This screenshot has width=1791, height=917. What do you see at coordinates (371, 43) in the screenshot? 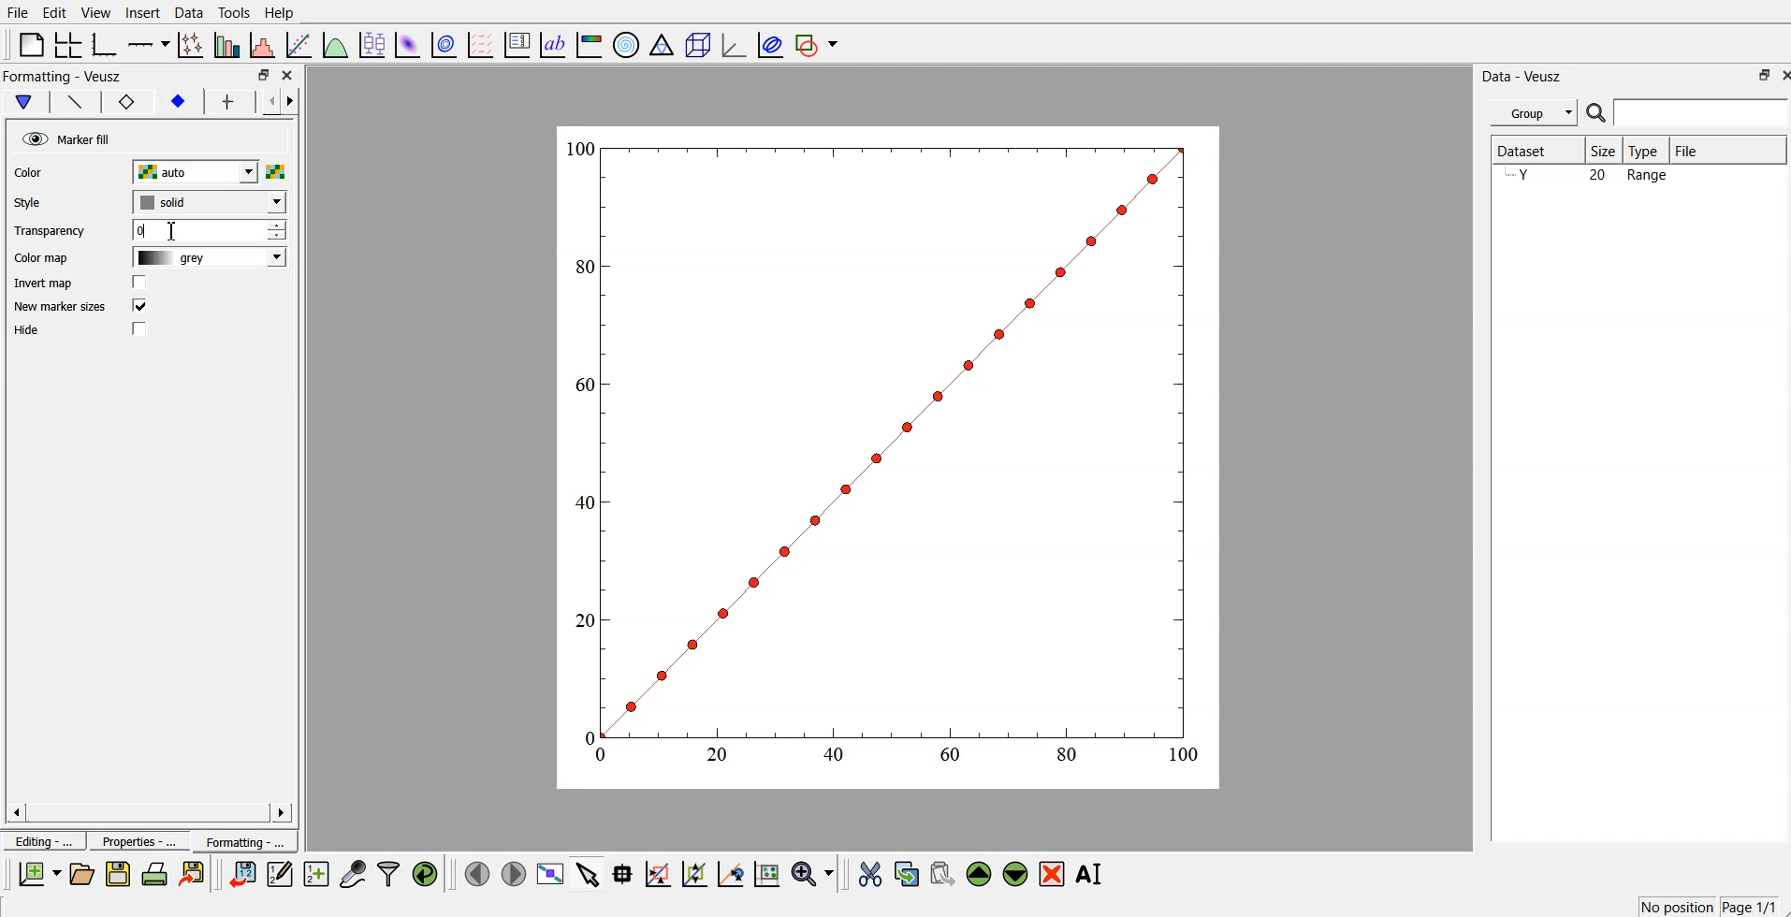
I see `plot box plots` at bounding box center [371, 43].